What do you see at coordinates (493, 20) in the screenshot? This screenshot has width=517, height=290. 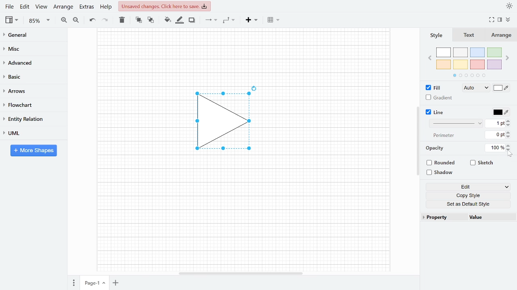 I see `Fullscreen` at bounding box center [493, 20].